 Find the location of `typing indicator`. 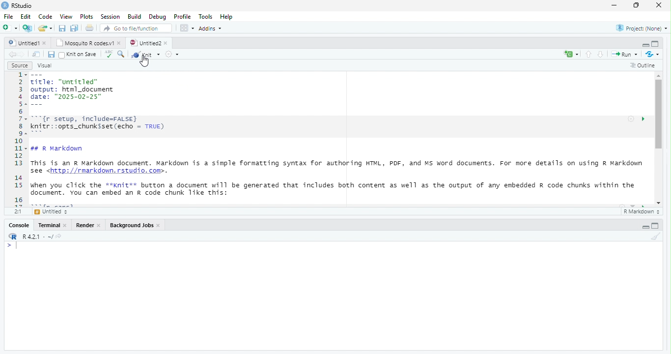

typing indicator is located at coordinates (17, 246).